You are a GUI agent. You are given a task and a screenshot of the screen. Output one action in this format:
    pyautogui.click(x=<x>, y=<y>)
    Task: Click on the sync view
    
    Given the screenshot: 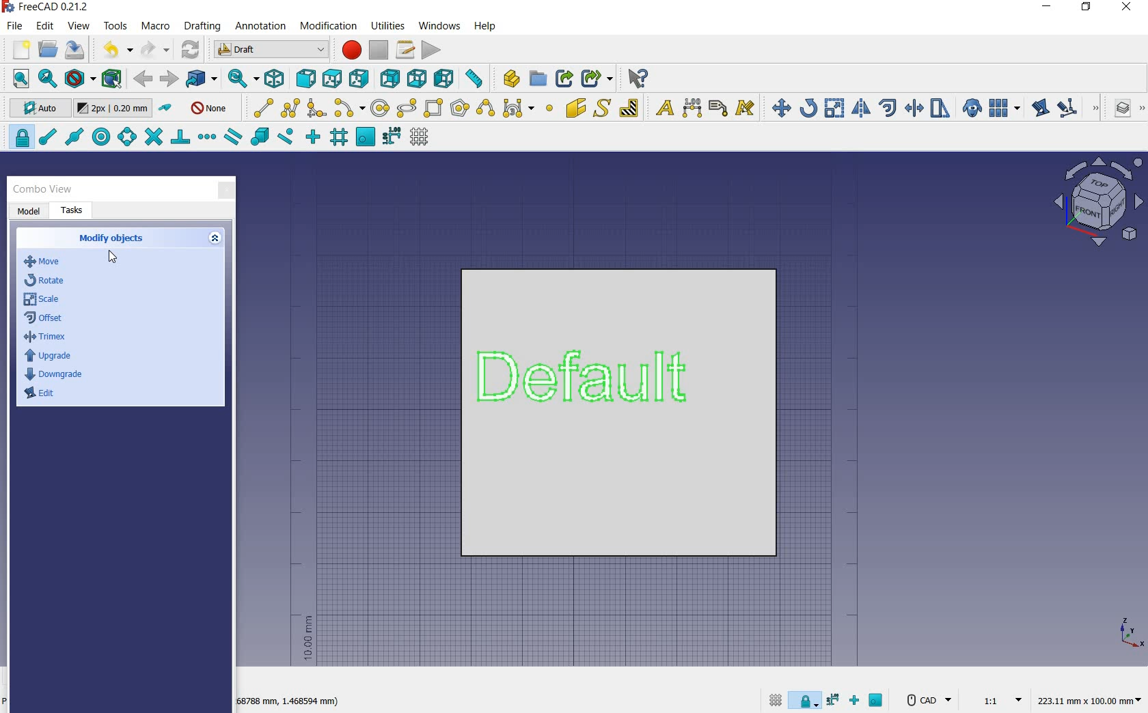 What is the action you would take?
    pyautogui.click(x=240, y=79)
    